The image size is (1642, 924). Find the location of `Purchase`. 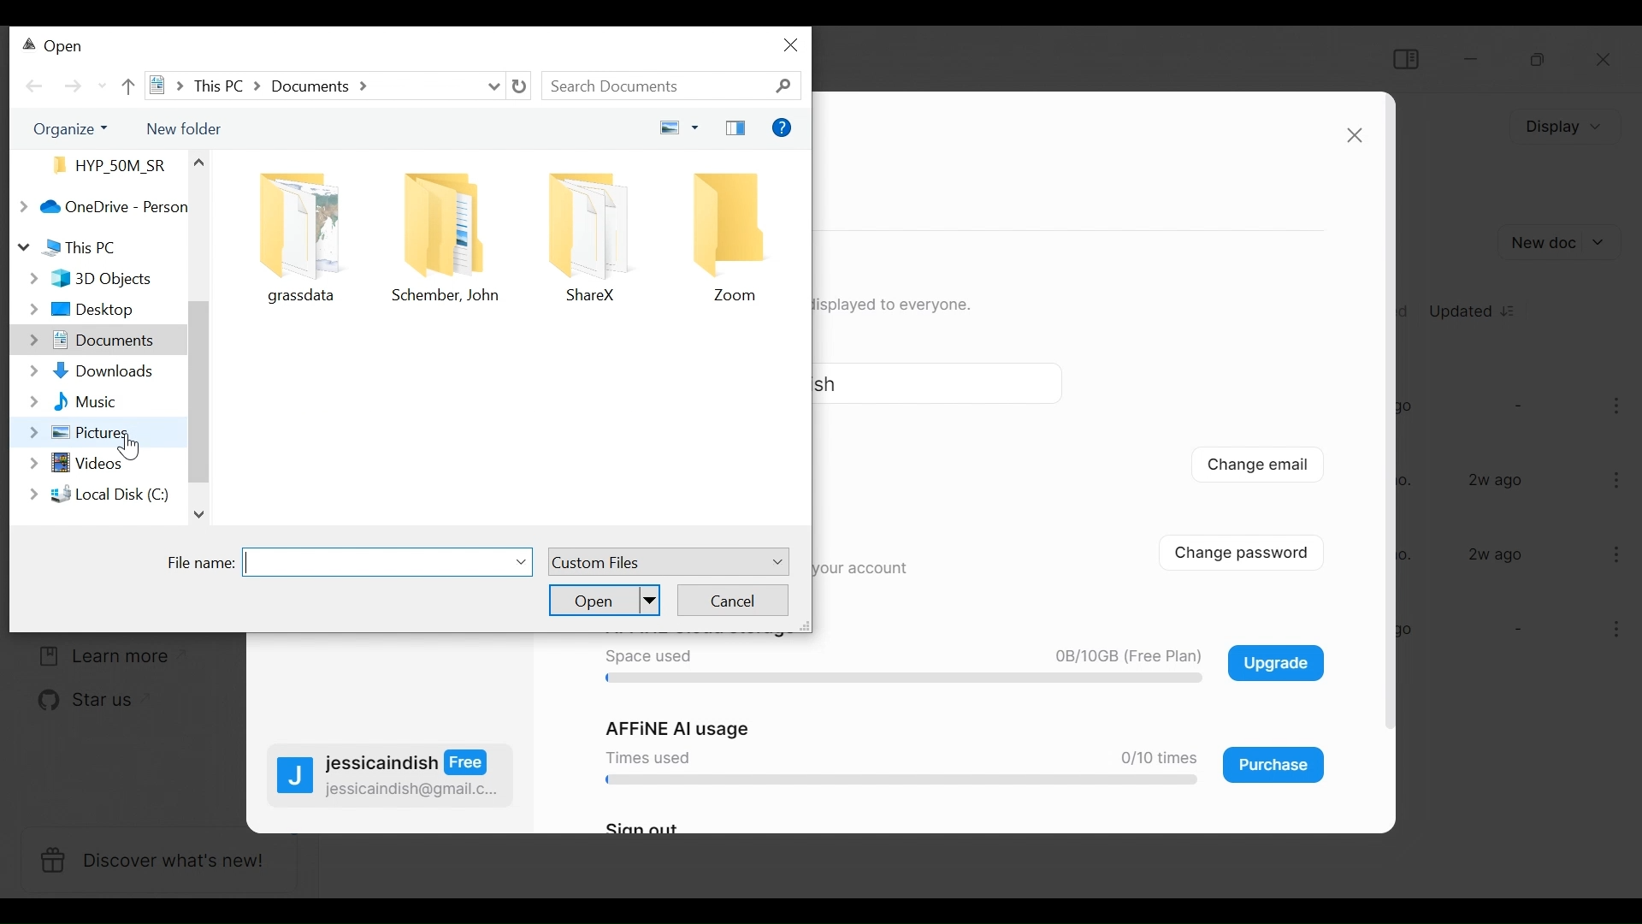

Purchase is located at coordinates (1274, 765).